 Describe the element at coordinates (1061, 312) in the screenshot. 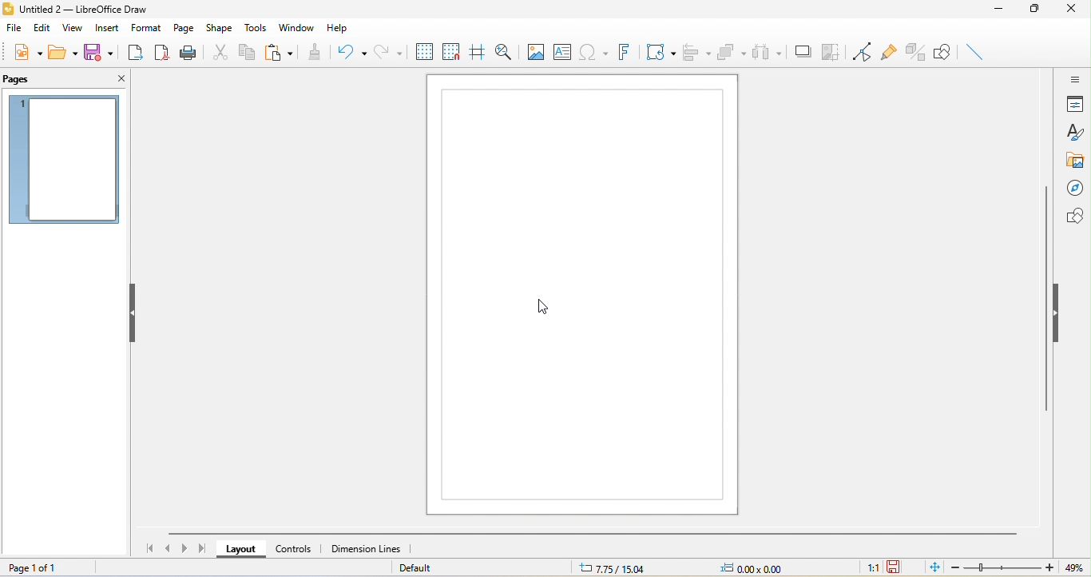

I see `hide` at that location.